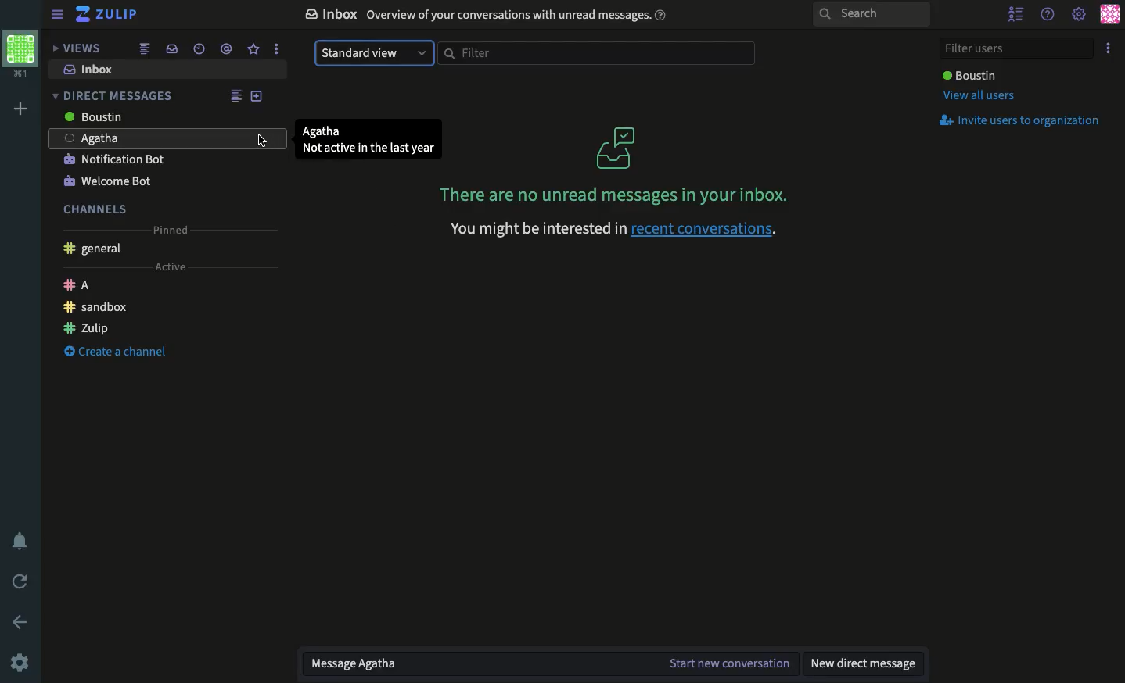  What do you see at coordinates (17, 620) in the screenshot?
I see `Back` at bounding box center [17, 620].